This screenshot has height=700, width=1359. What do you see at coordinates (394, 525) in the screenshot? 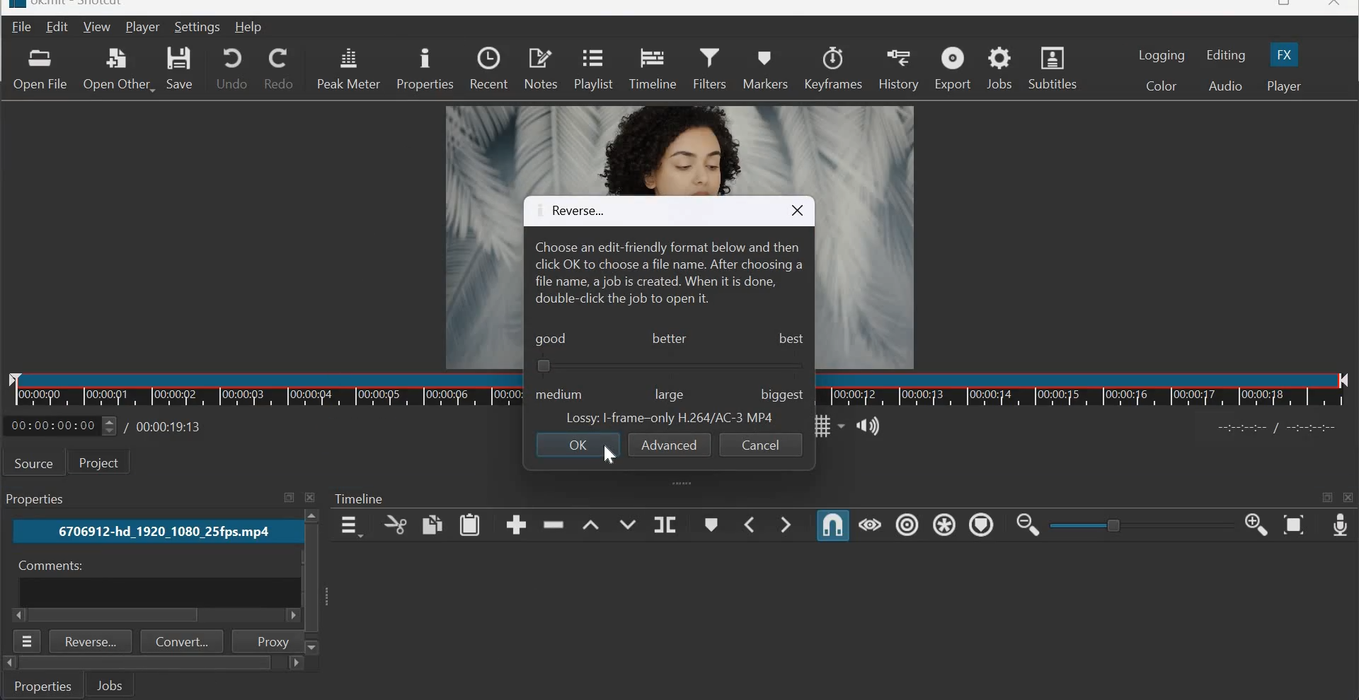
I see `cut` at bounding box center [394, 525].